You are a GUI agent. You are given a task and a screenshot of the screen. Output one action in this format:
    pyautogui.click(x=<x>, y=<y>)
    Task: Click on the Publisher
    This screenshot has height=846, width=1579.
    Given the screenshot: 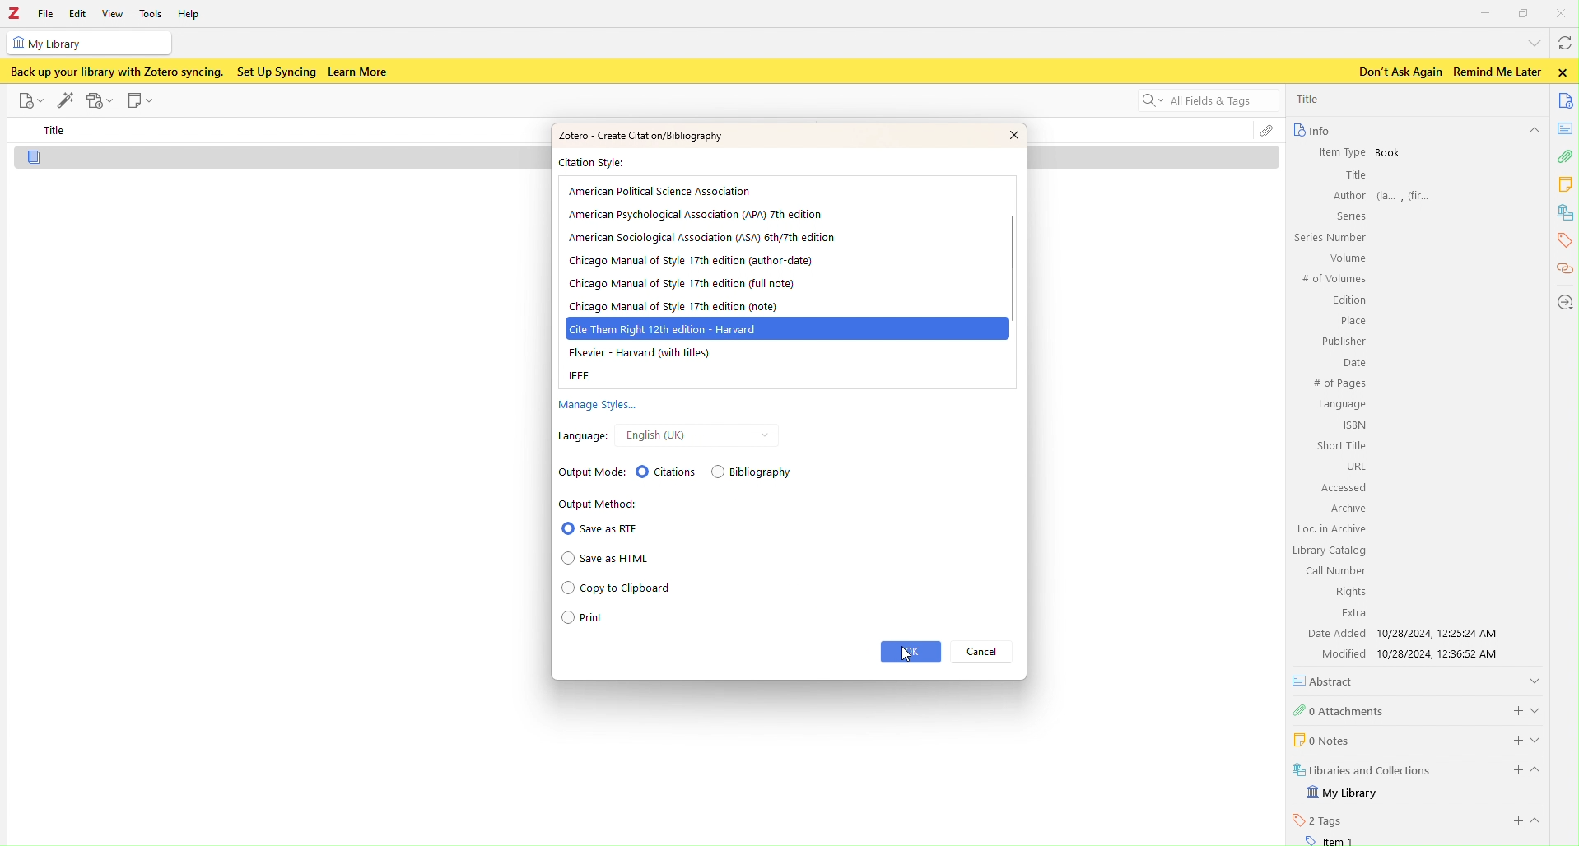 What is the action you would take?
    pyautogui.click(x=1342, y=341)
    